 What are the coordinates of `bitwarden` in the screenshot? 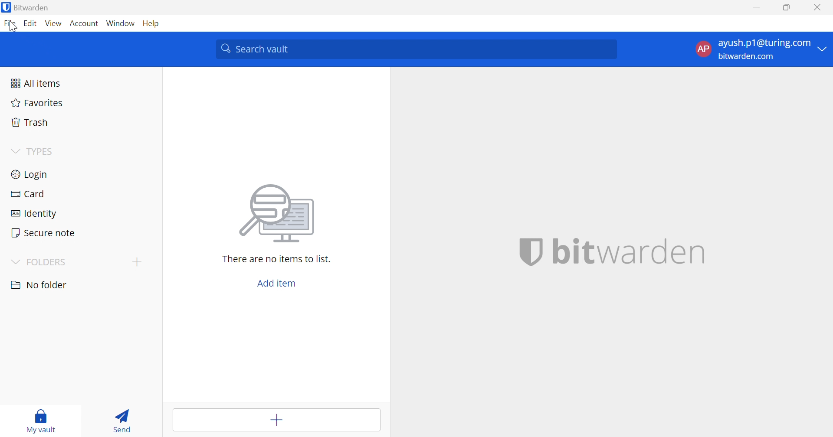 It's located at (630, 251).